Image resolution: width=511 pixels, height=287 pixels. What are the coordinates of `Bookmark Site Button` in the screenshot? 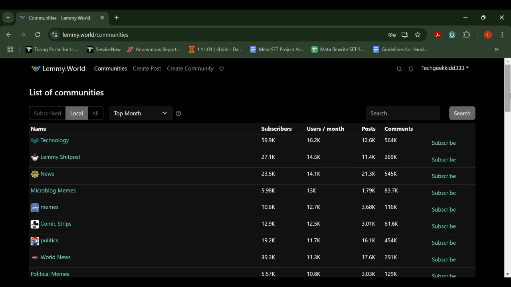 It's located at (418, 35).